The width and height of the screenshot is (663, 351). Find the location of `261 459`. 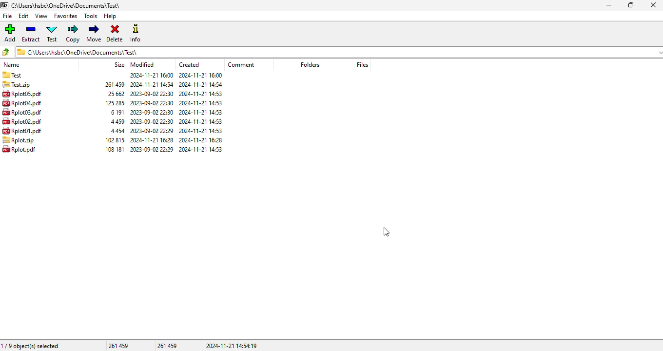

261 459 is located at coordinates (118, 346).